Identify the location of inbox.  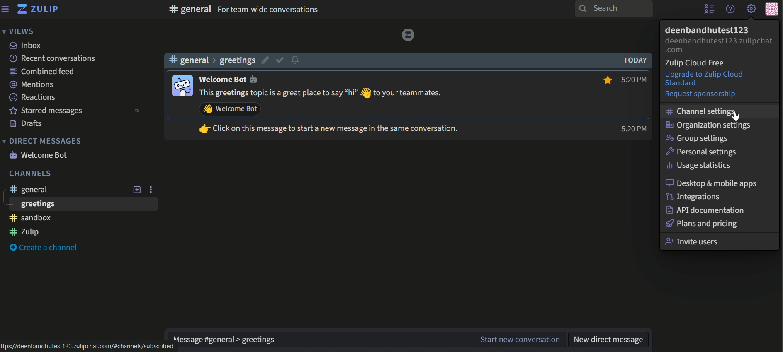
(26, 46).